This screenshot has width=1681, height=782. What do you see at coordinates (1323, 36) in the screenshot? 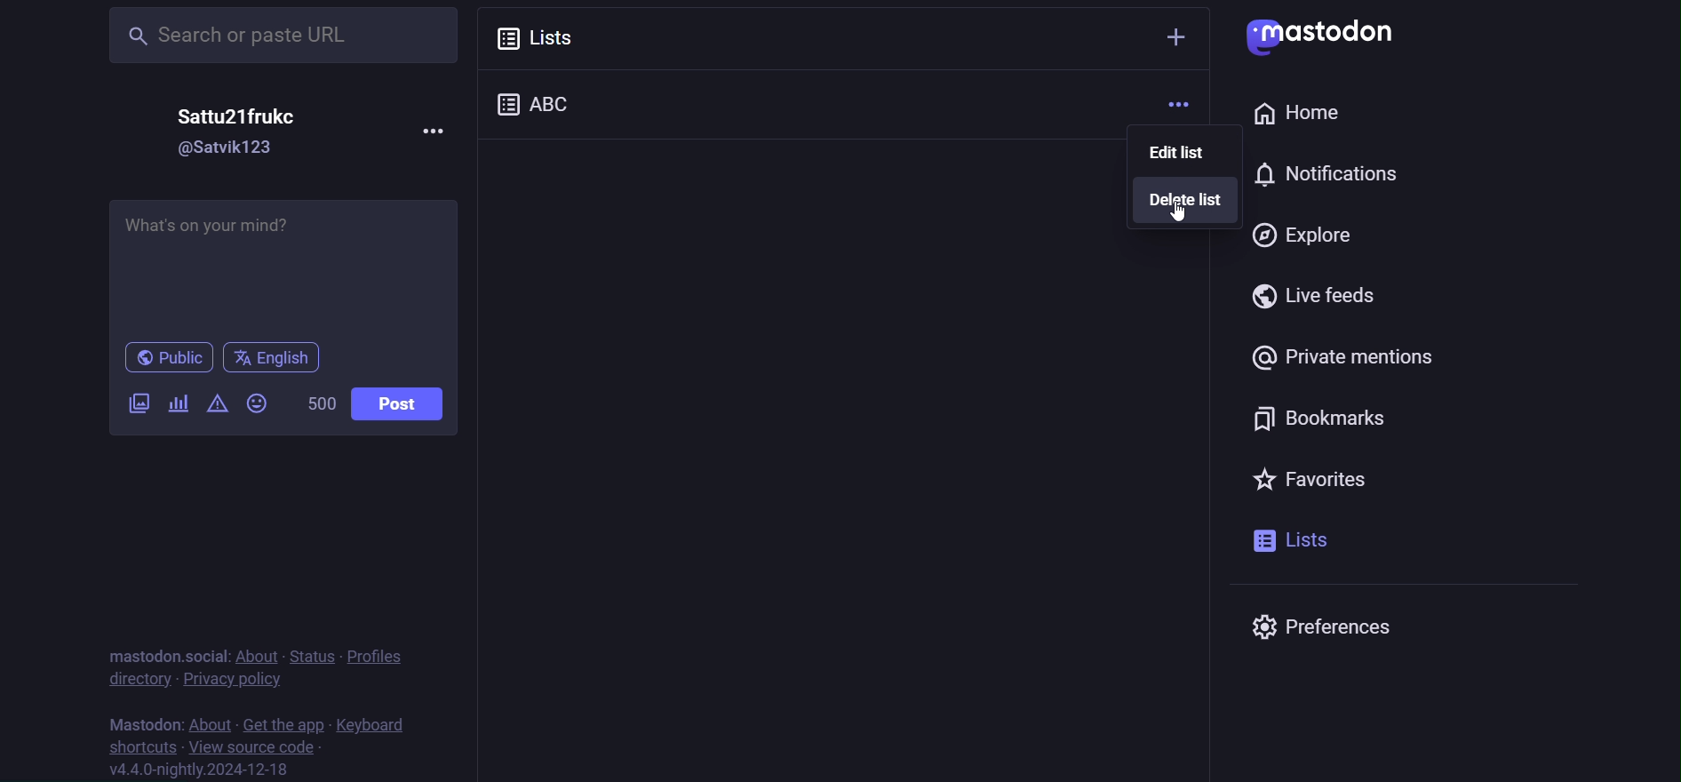
I see `logo` at bounding box center [1323, 36].